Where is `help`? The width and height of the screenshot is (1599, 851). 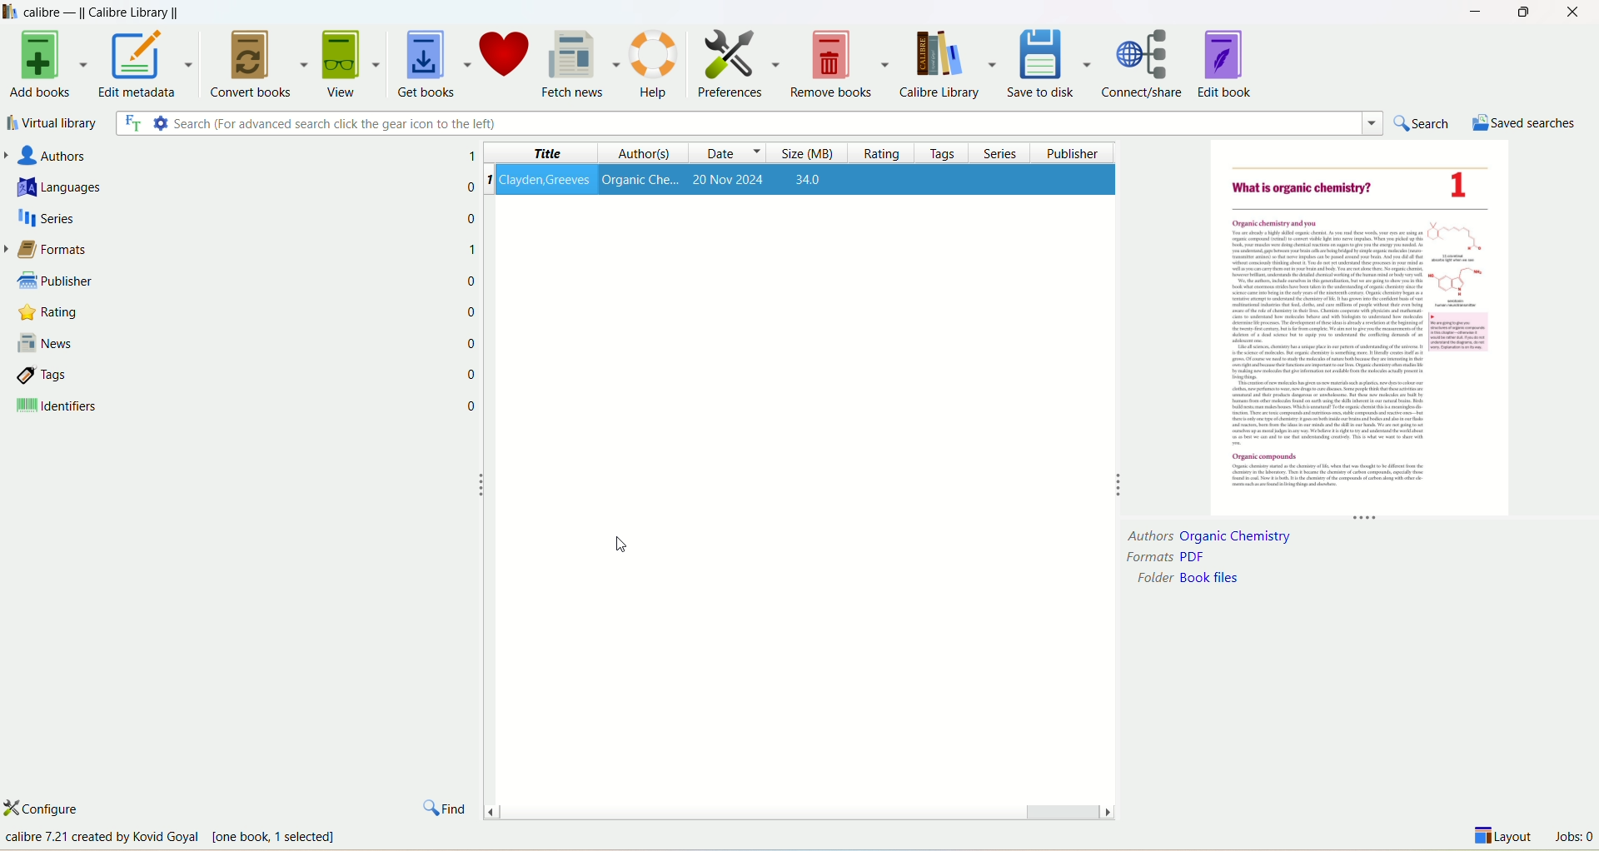
help is located at coordinates (656, 64).